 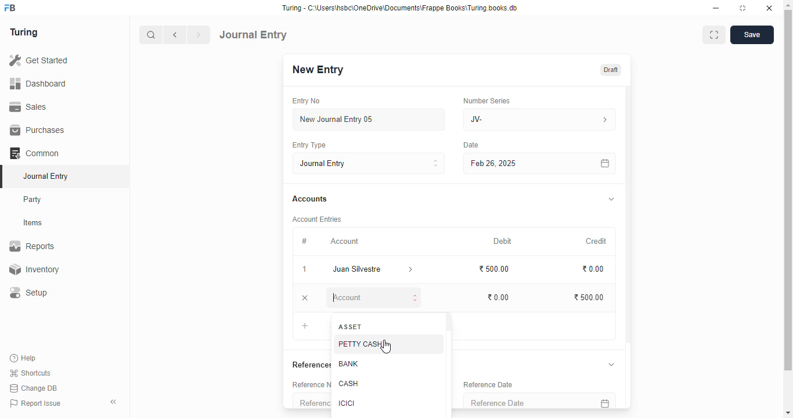 I want to click on toggle expand/collapse, so click(x=611, y=200).